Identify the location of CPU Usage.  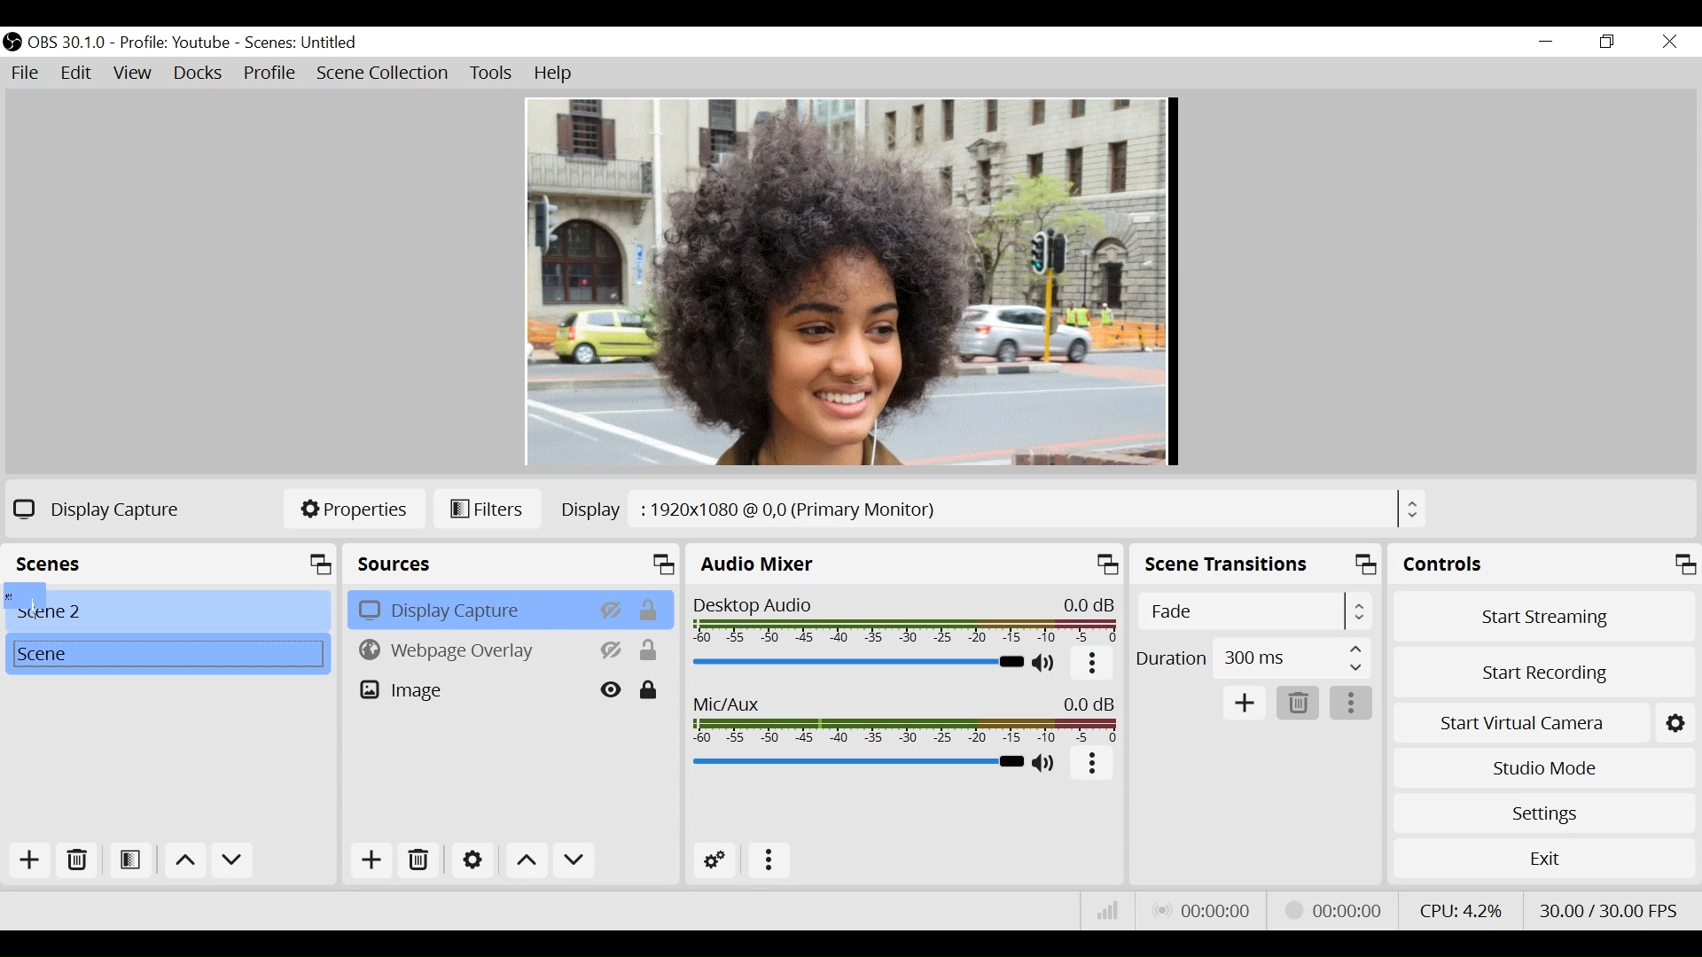
(1461, 909).